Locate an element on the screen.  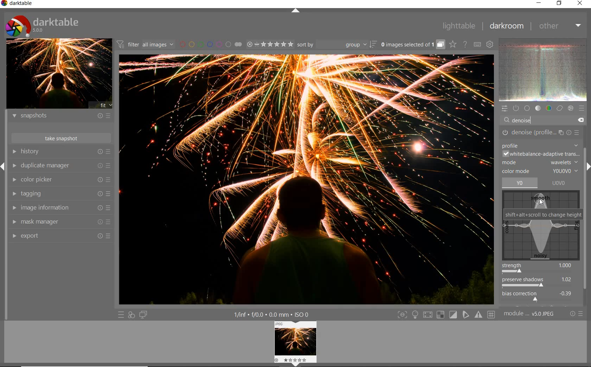
color picker is located at coordinates (61, 180).